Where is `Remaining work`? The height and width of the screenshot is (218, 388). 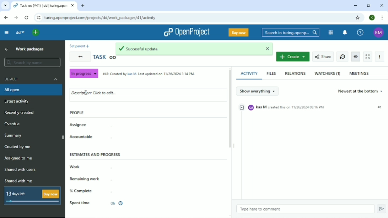 Remaining work is located at coordinates (86, 179).